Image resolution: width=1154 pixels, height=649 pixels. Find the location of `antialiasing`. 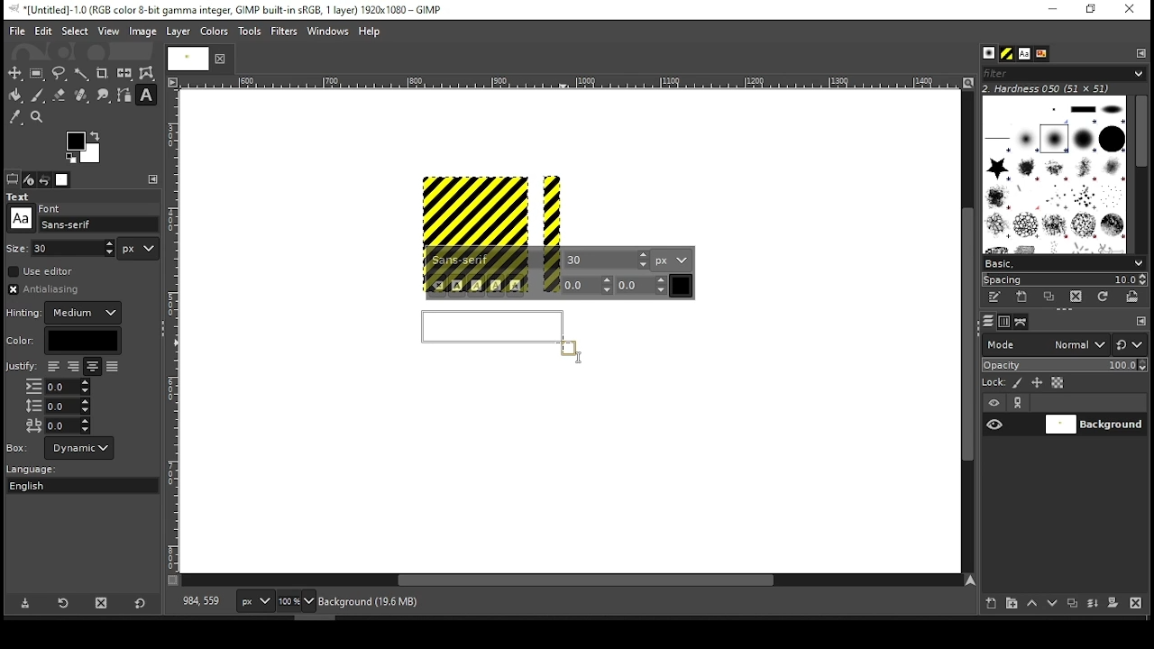

antialiasing is located at coordinates (49, 289).